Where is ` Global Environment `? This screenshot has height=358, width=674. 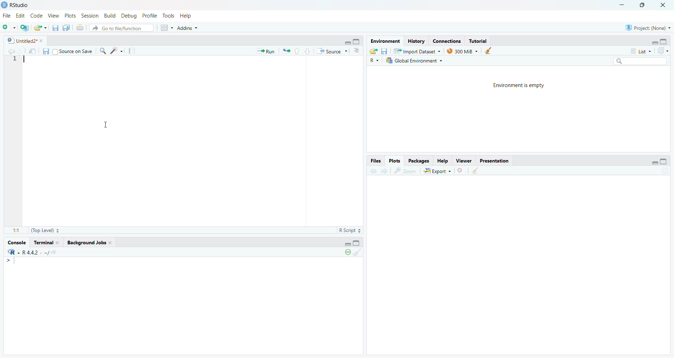  Global Environment  is located at coordinates (417, 61).